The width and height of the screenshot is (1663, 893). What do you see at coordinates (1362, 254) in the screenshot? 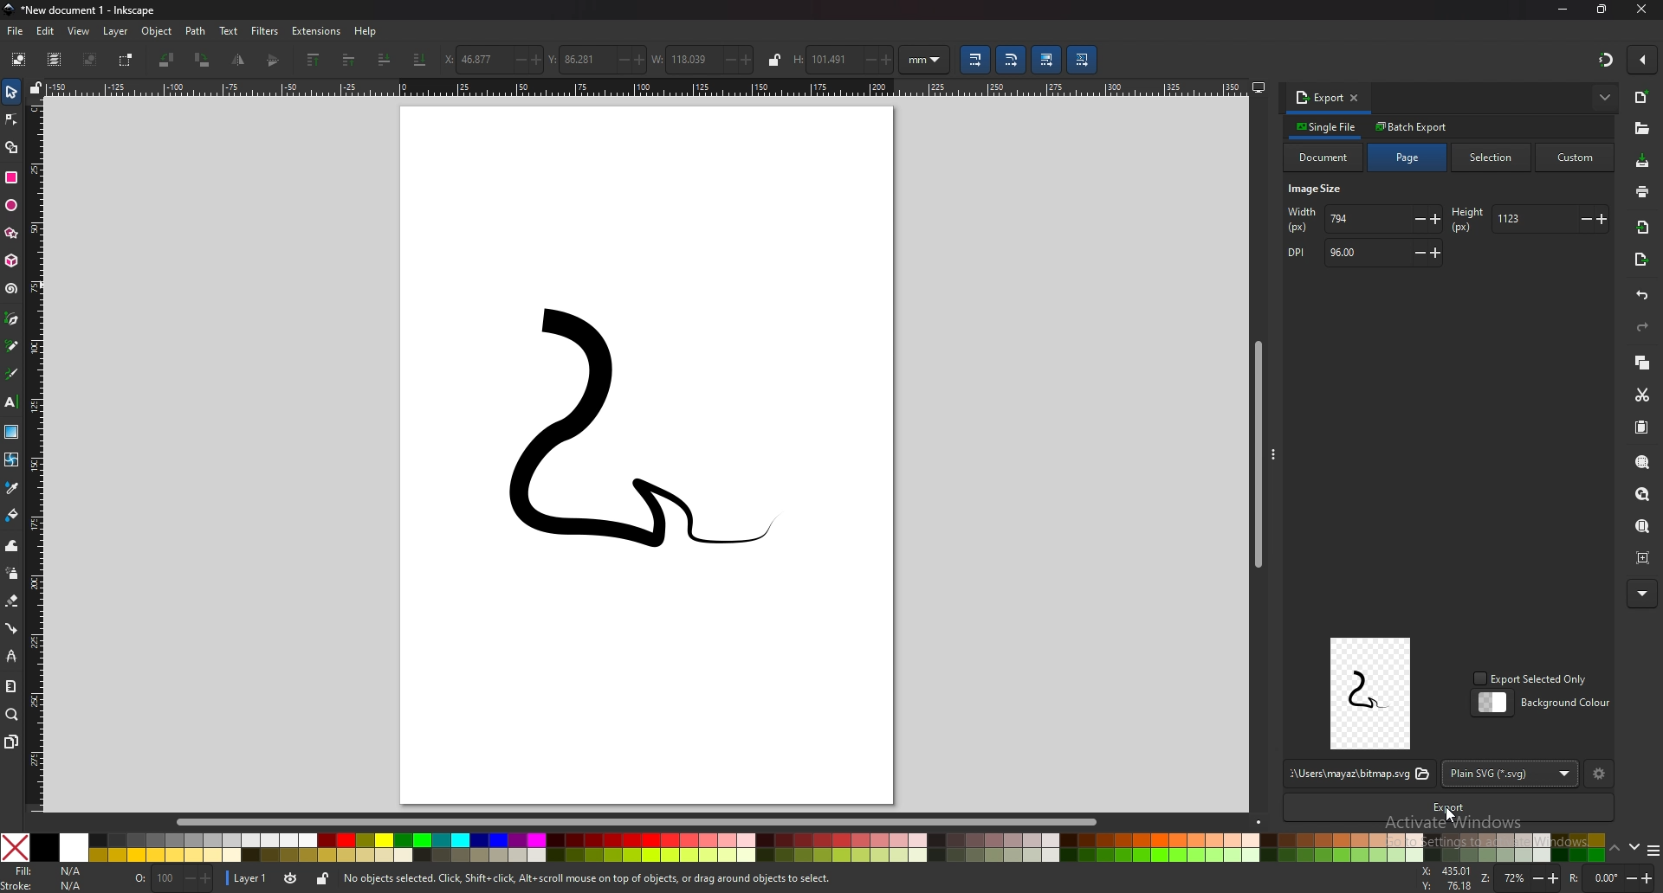
I see `dpi` at bounding box center [1362, 254].